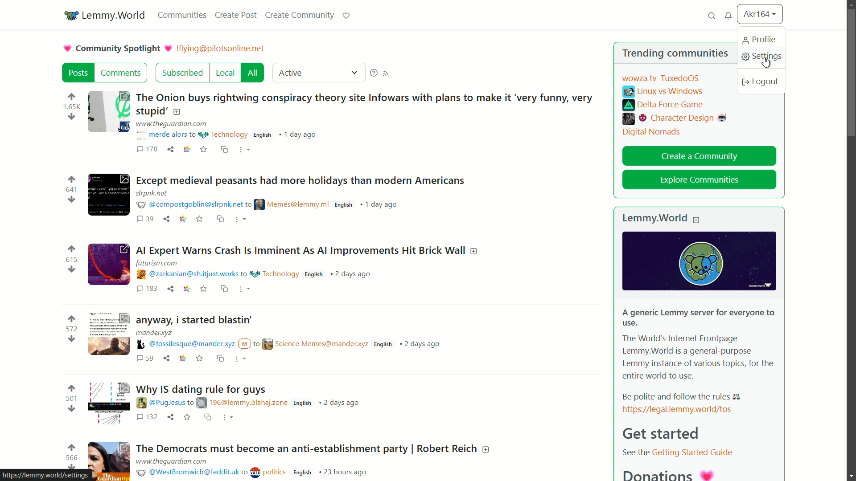  I want to click on link, so click(186, 149).